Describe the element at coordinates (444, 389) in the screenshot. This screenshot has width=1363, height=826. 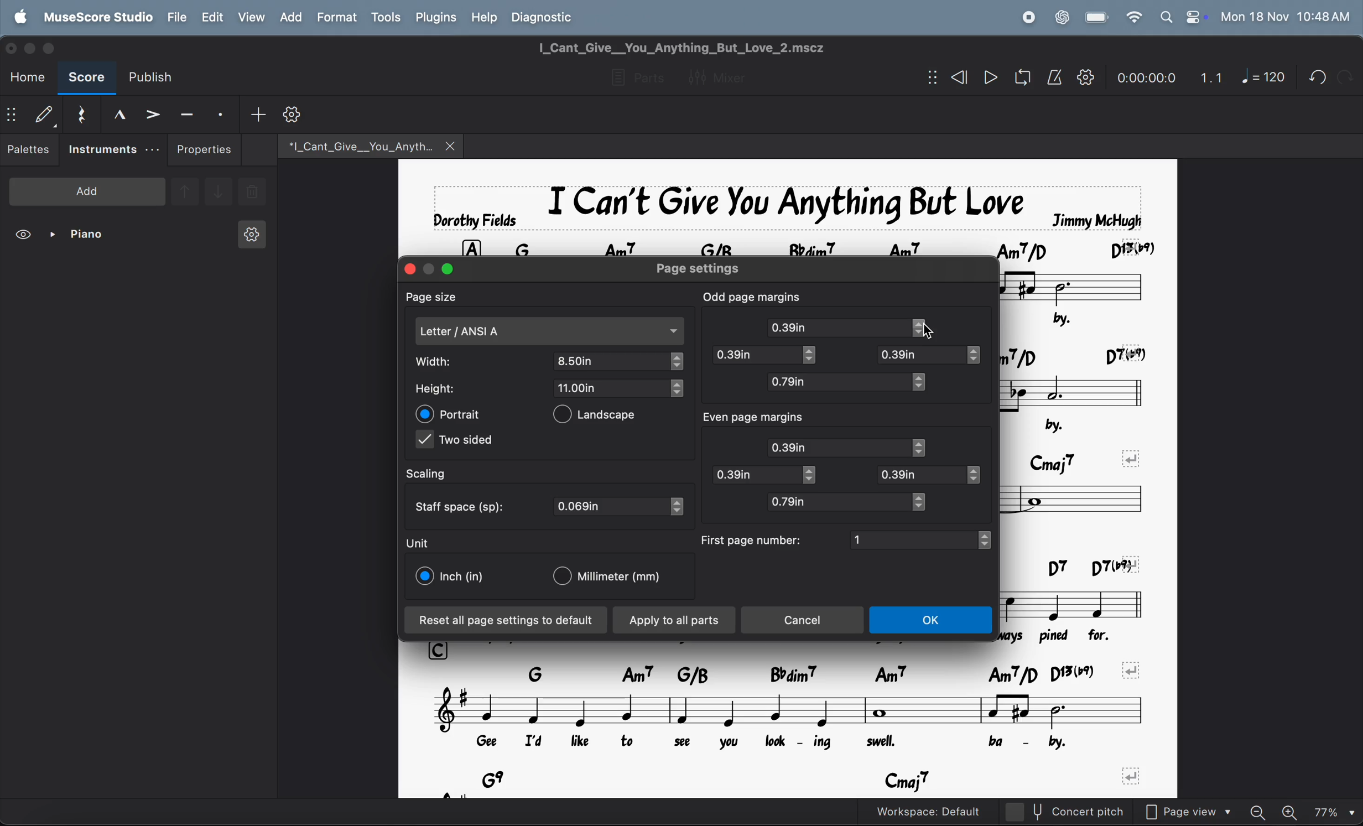
I see `height` at that location.